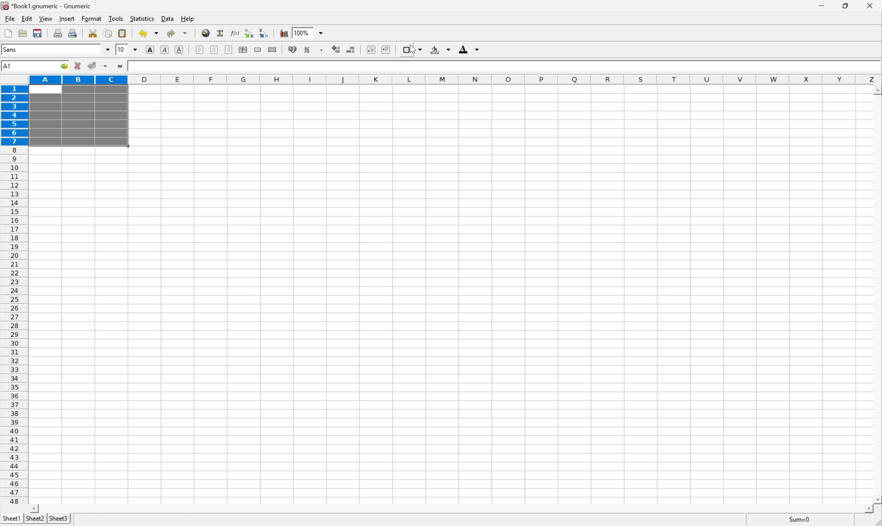 The height and width of the screenshot is (526, 882). What do you see at coordinates (441, 49) in the screenshot?
I see `background color` at bounding box center [441, 49].